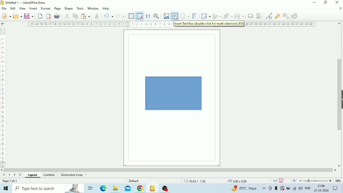 Image resolution: width=343 pixels, height=193 pixels. What do you see at coordinates (6, 188) in the screenshot?
I see `Windows` at bounding box center [6, 188].